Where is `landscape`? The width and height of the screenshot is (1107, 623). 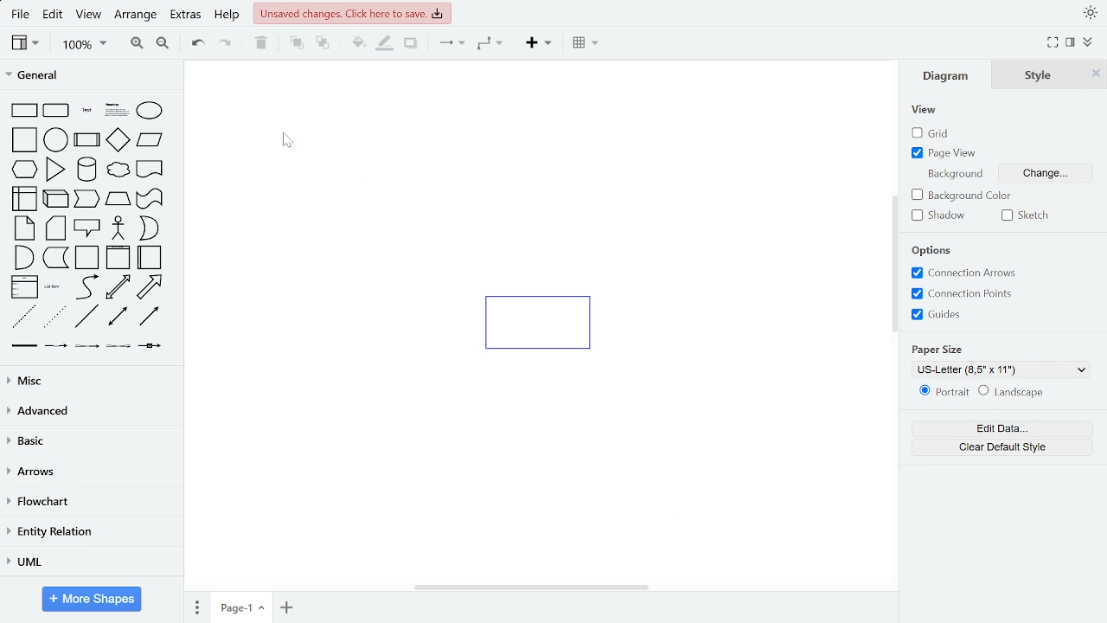 landscape is located at coordinates (1015, 393).